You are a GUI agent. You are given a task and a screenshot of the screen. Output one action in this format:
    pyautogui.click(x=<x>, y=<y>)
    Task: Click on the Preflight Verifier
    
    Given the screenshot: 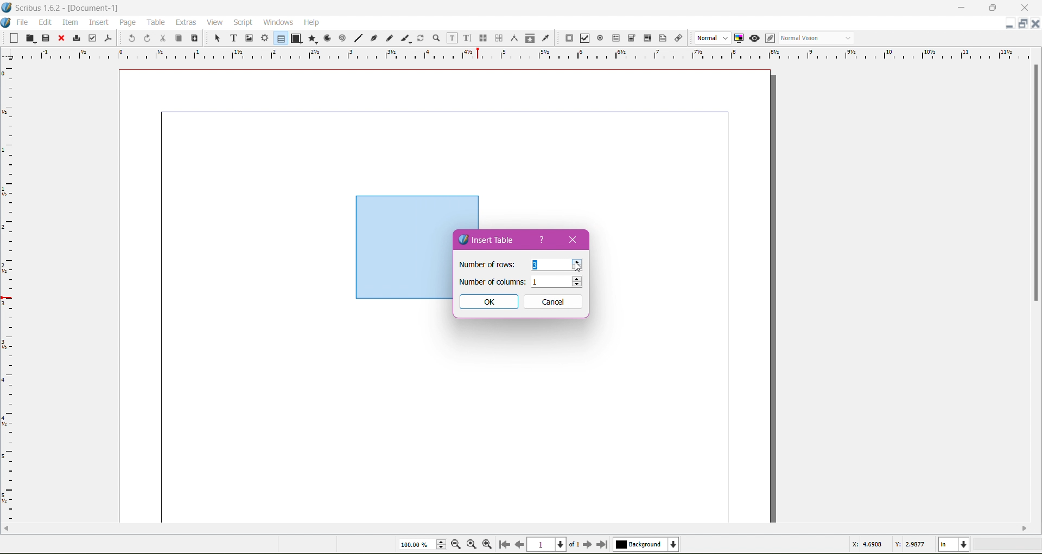 What is the action you would take?
    pyautogui.click(x=92, y=36)
    